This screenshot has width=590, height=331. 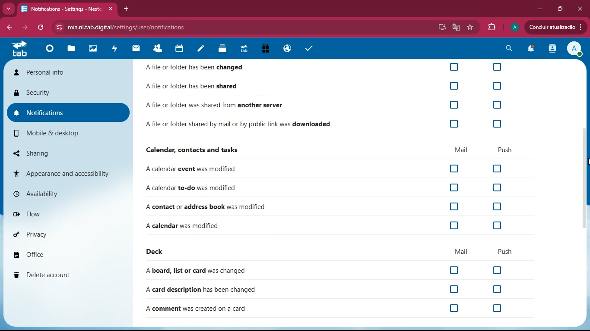 What do you see at coordinates (194, 88) in the screenshot?
I see `A file or folder has been shared` at bounding box center [194, 88].